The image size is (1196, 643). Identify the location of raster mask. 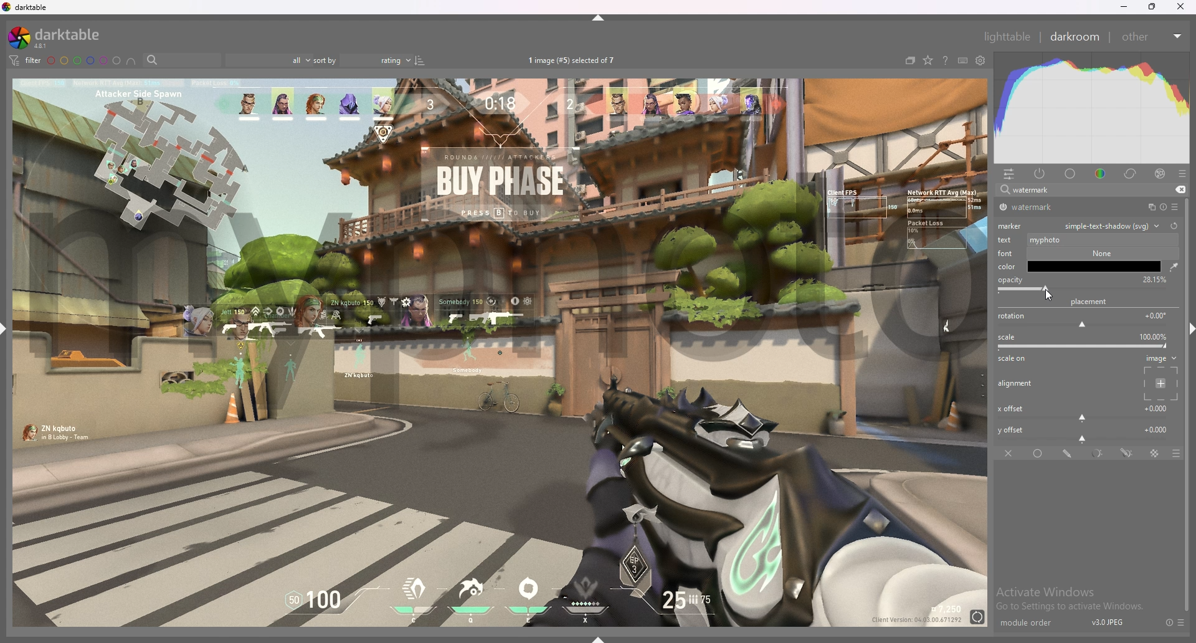
(1156, 454).